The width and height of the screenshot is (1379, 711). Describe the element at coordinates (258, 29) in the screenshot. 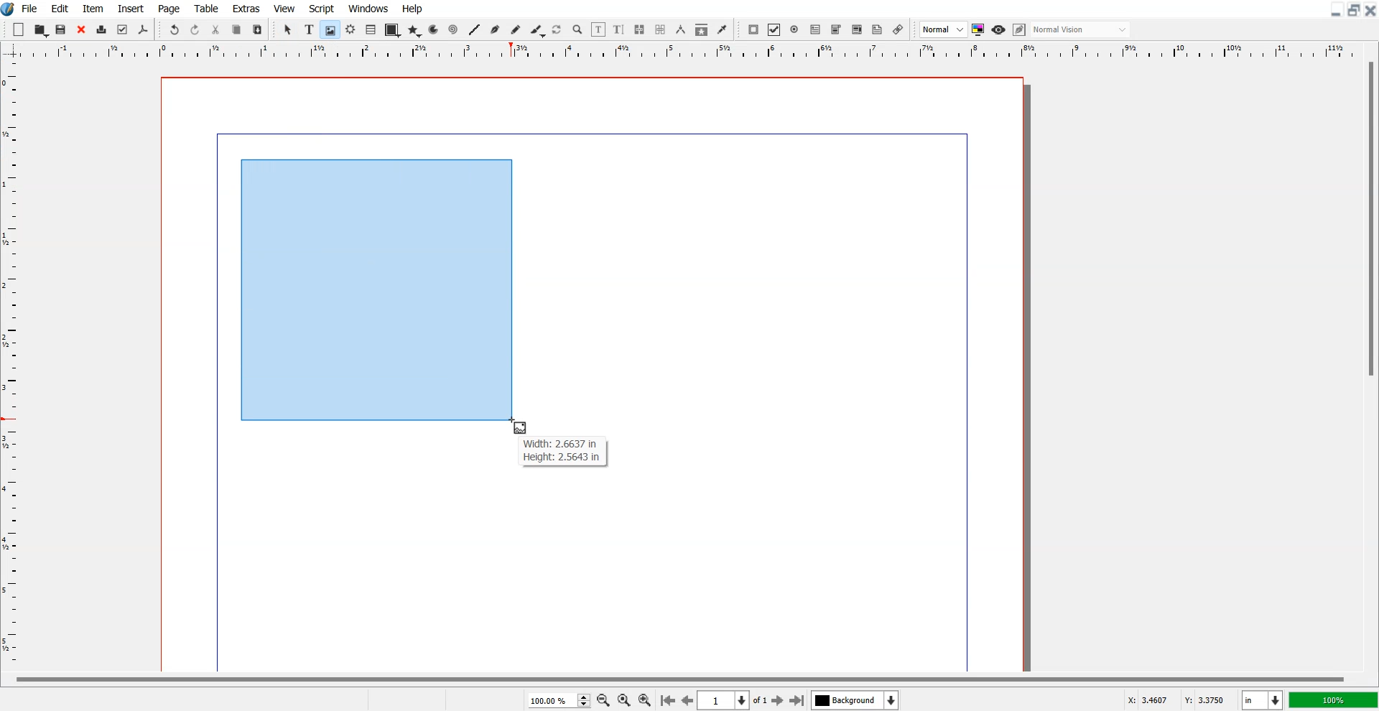

I see `Paste` at that location.